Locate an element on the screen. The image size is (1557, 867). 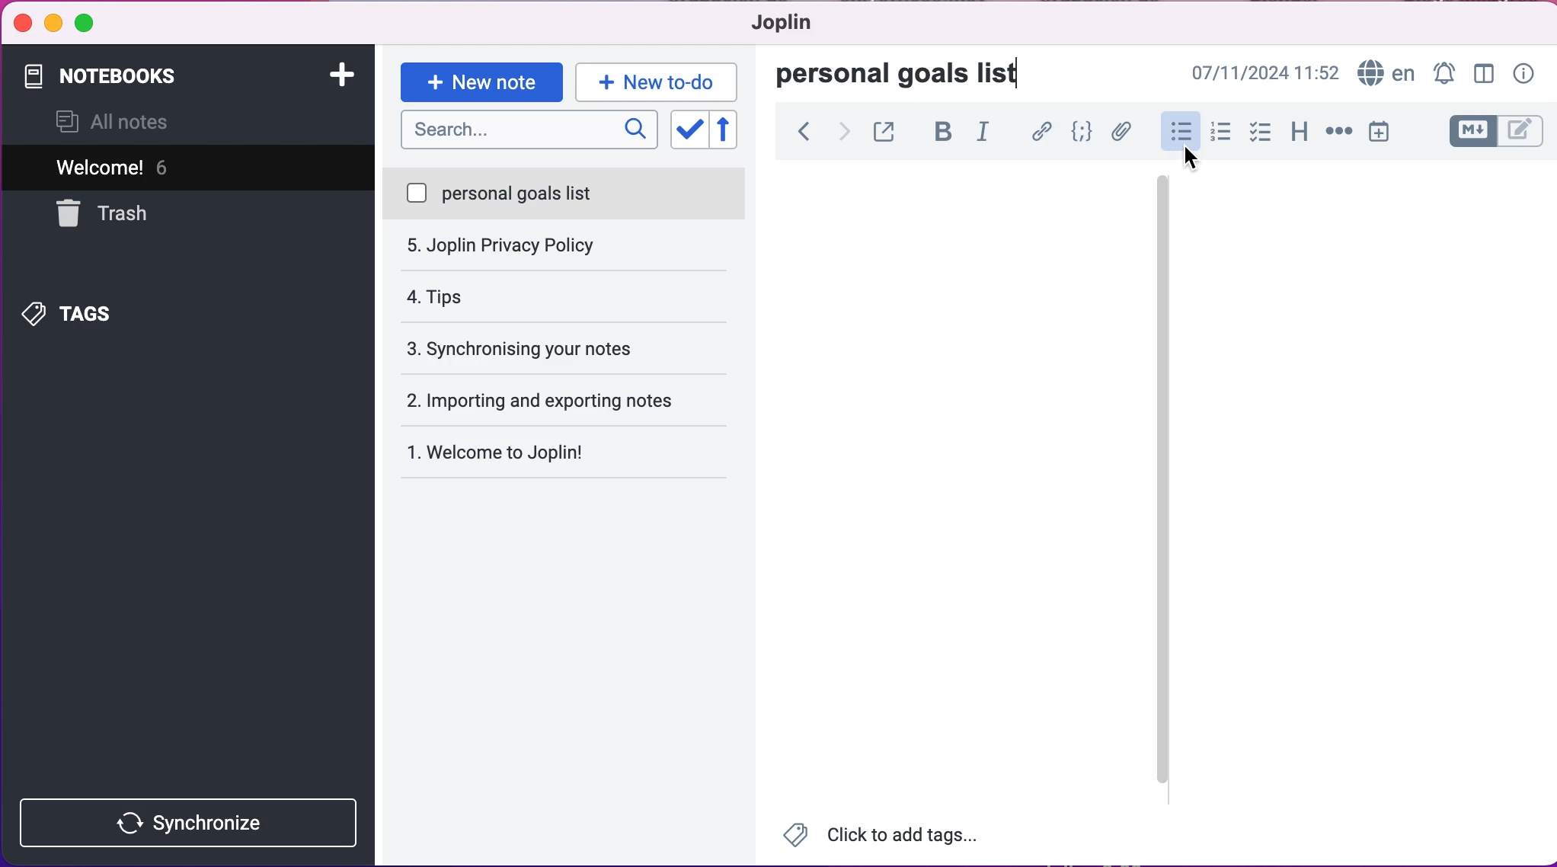
notebooks is located at coordinates (151, 75).